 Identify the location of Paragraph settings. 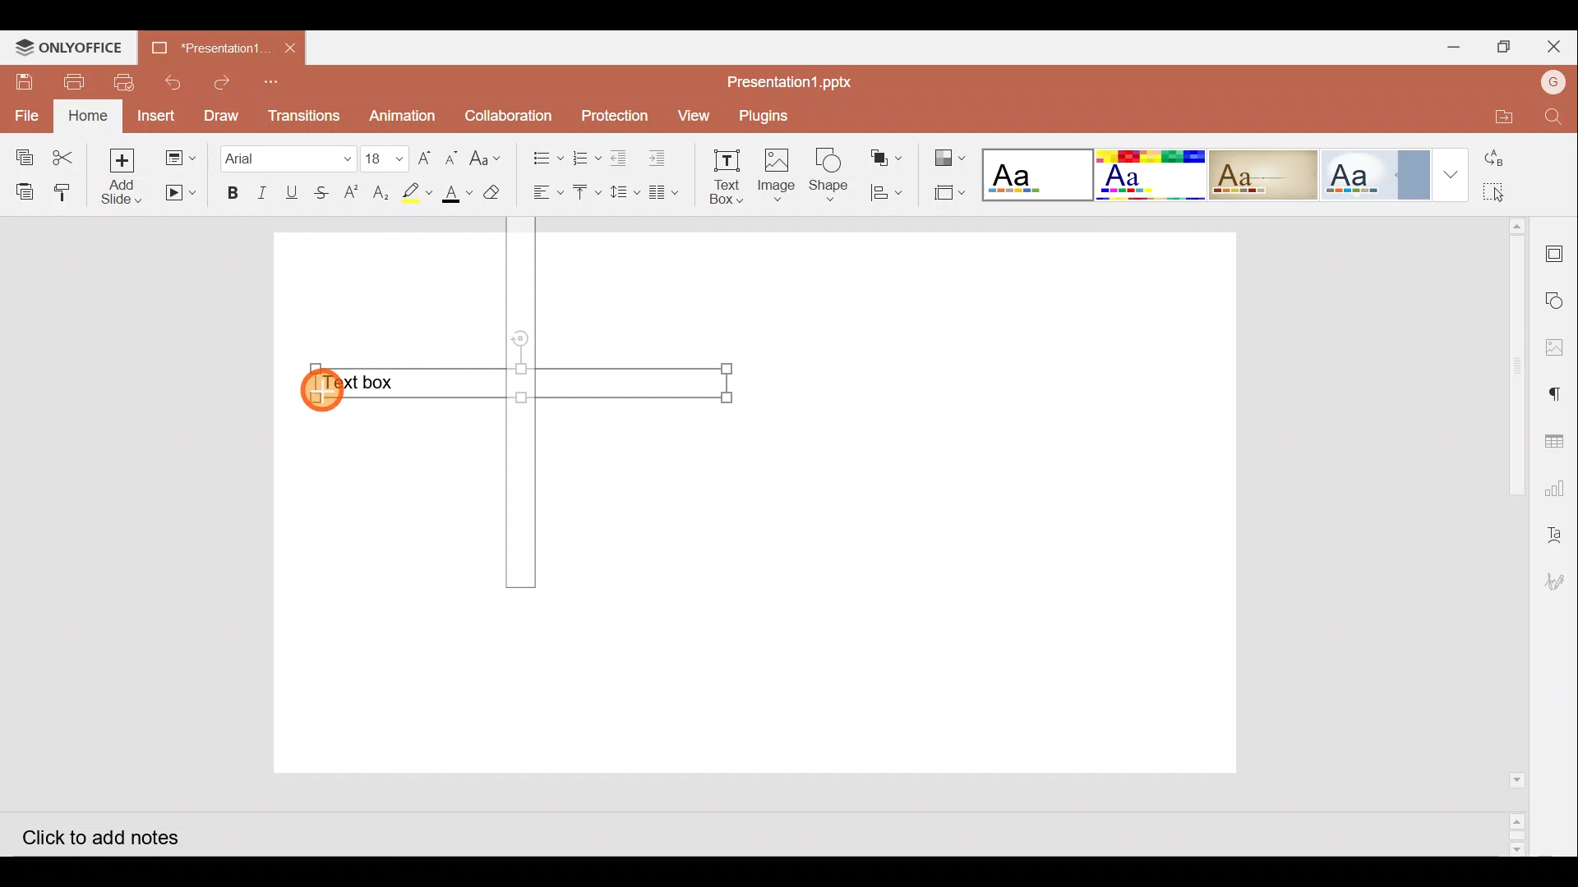
(1562, 393).